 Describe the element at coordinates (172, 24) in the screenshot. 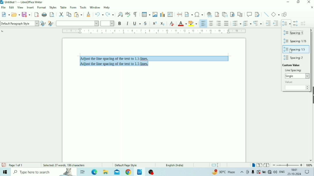

I see `Clear Direct Formatting` at that location.